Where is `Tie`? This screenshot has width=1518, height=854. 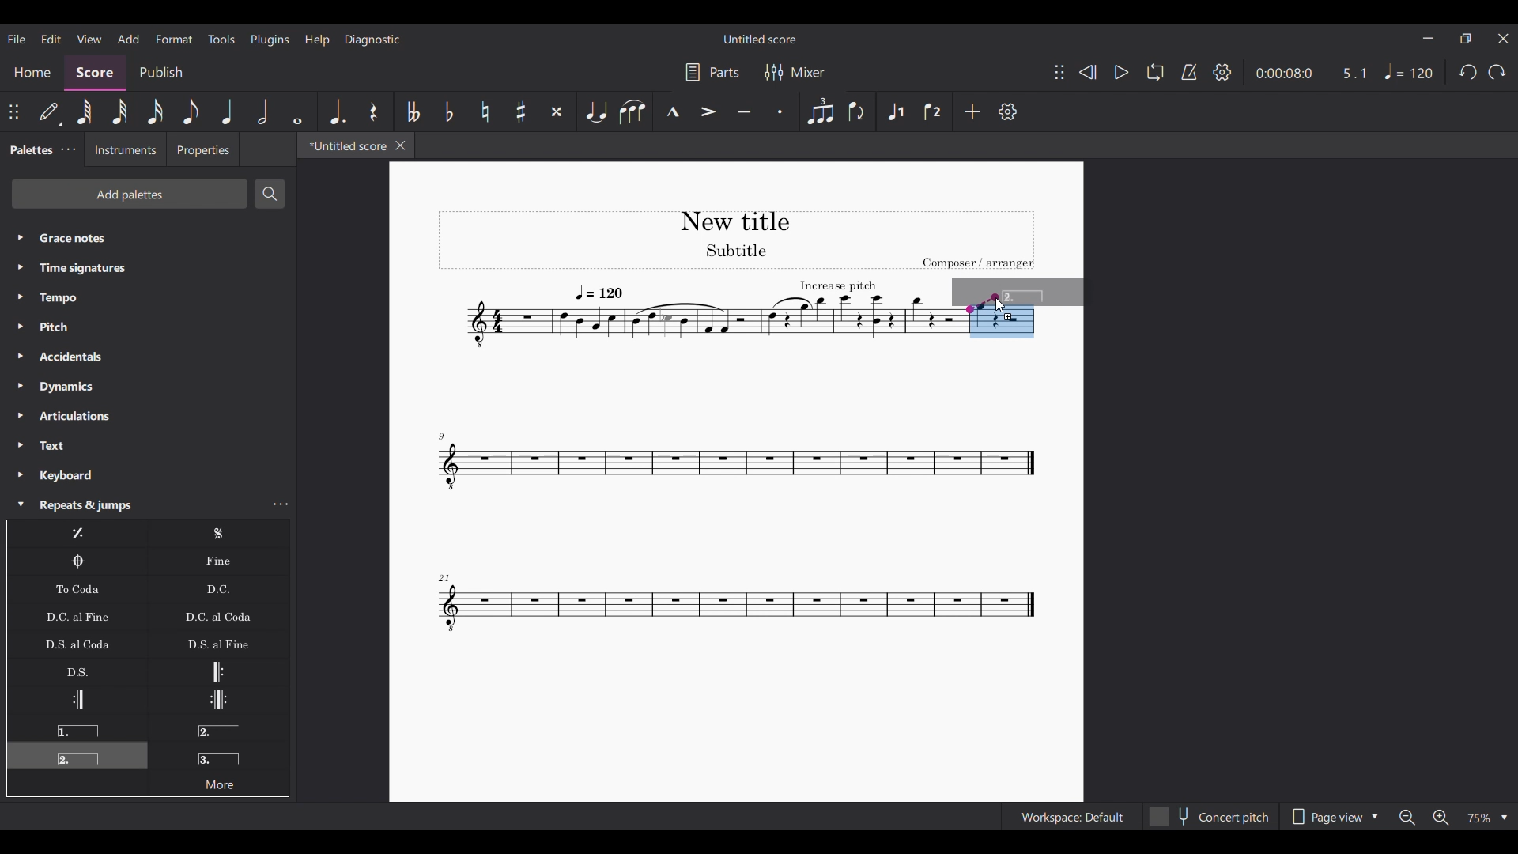
Tie is located at coordinates (596, 111).